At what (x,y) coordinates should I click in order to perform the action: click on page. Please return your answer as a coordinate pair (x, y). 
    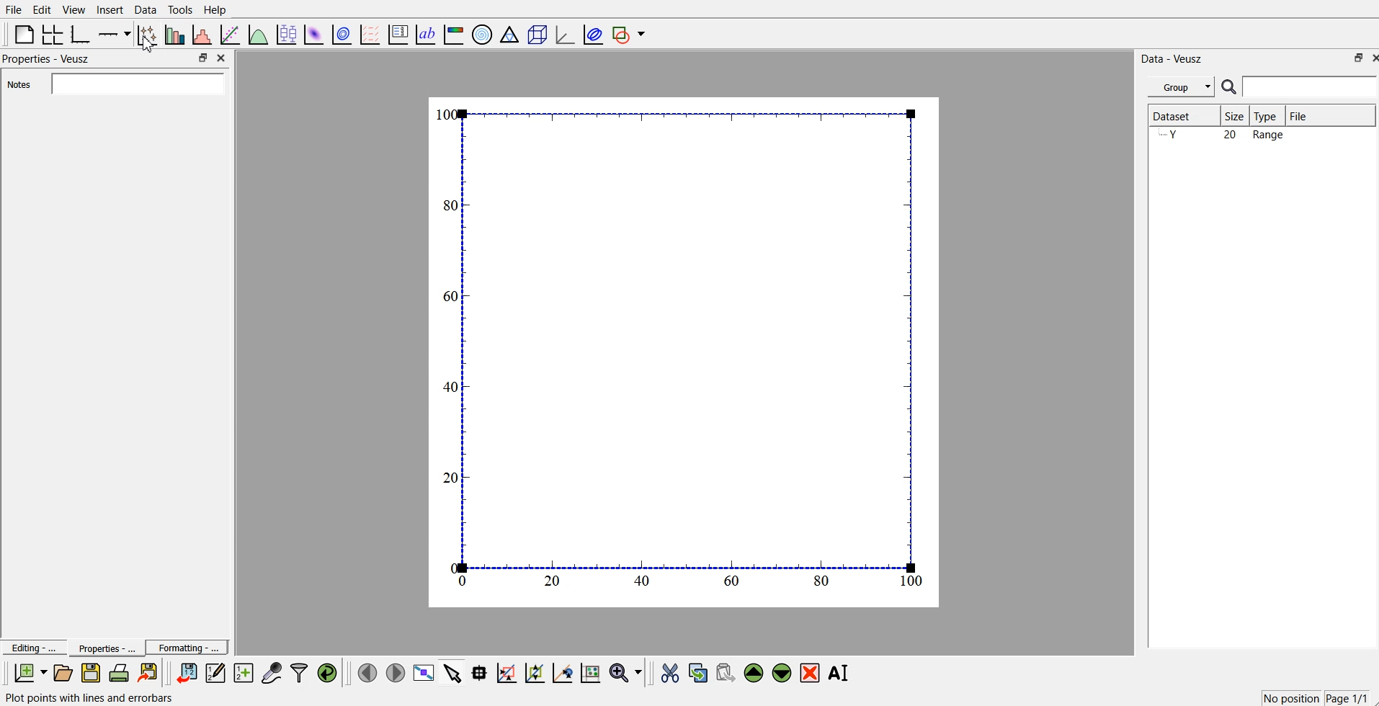
    Looking at the image, I should click on (686, 351).